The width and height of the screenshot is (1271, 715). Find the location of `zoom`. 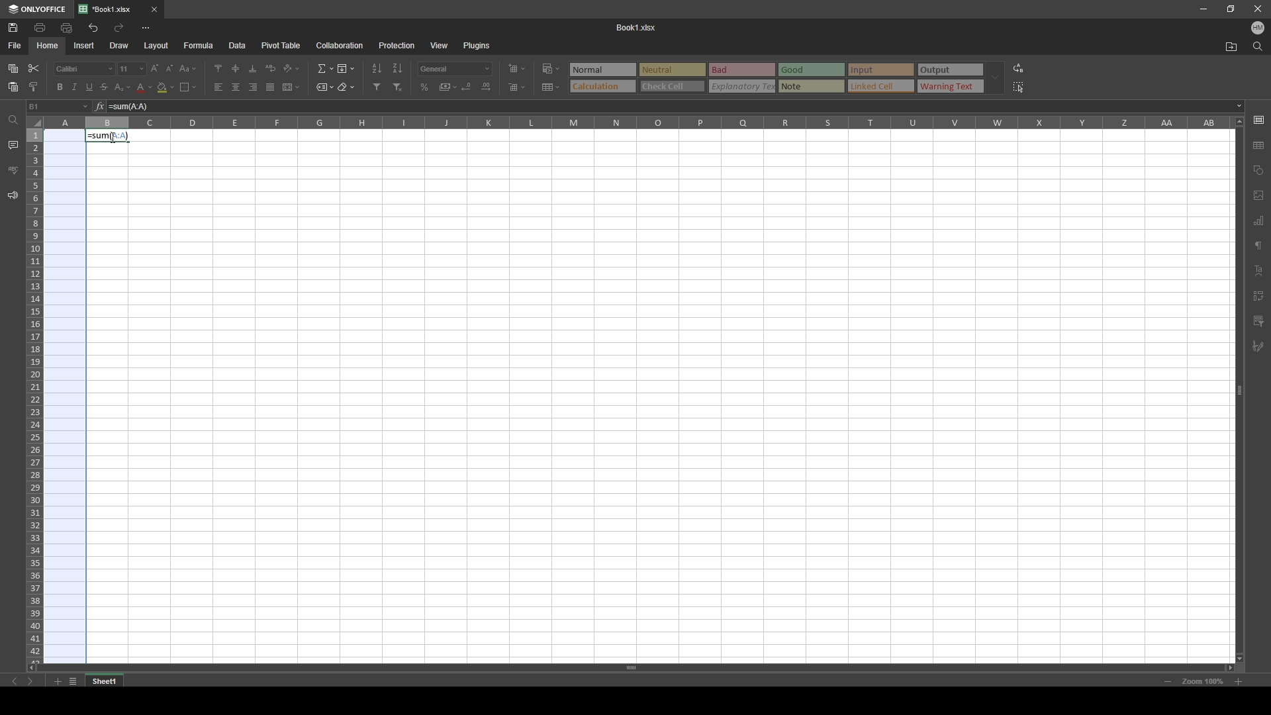

zoom is located at coordinates (1202, 682).